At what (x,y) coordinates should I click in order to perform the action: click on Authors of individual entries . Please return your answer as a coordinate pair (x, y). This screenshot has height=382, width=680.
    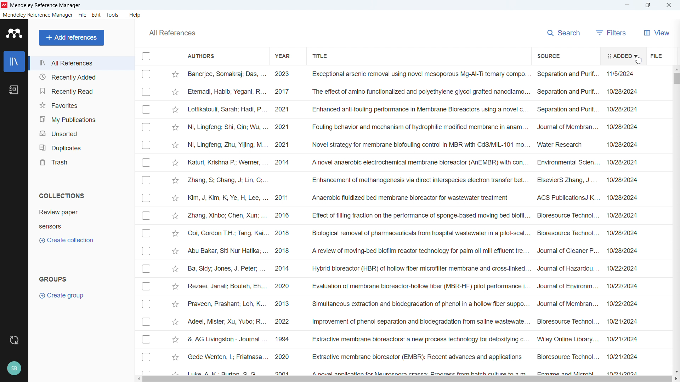
    Looking at the image, I should click on (227, 222).